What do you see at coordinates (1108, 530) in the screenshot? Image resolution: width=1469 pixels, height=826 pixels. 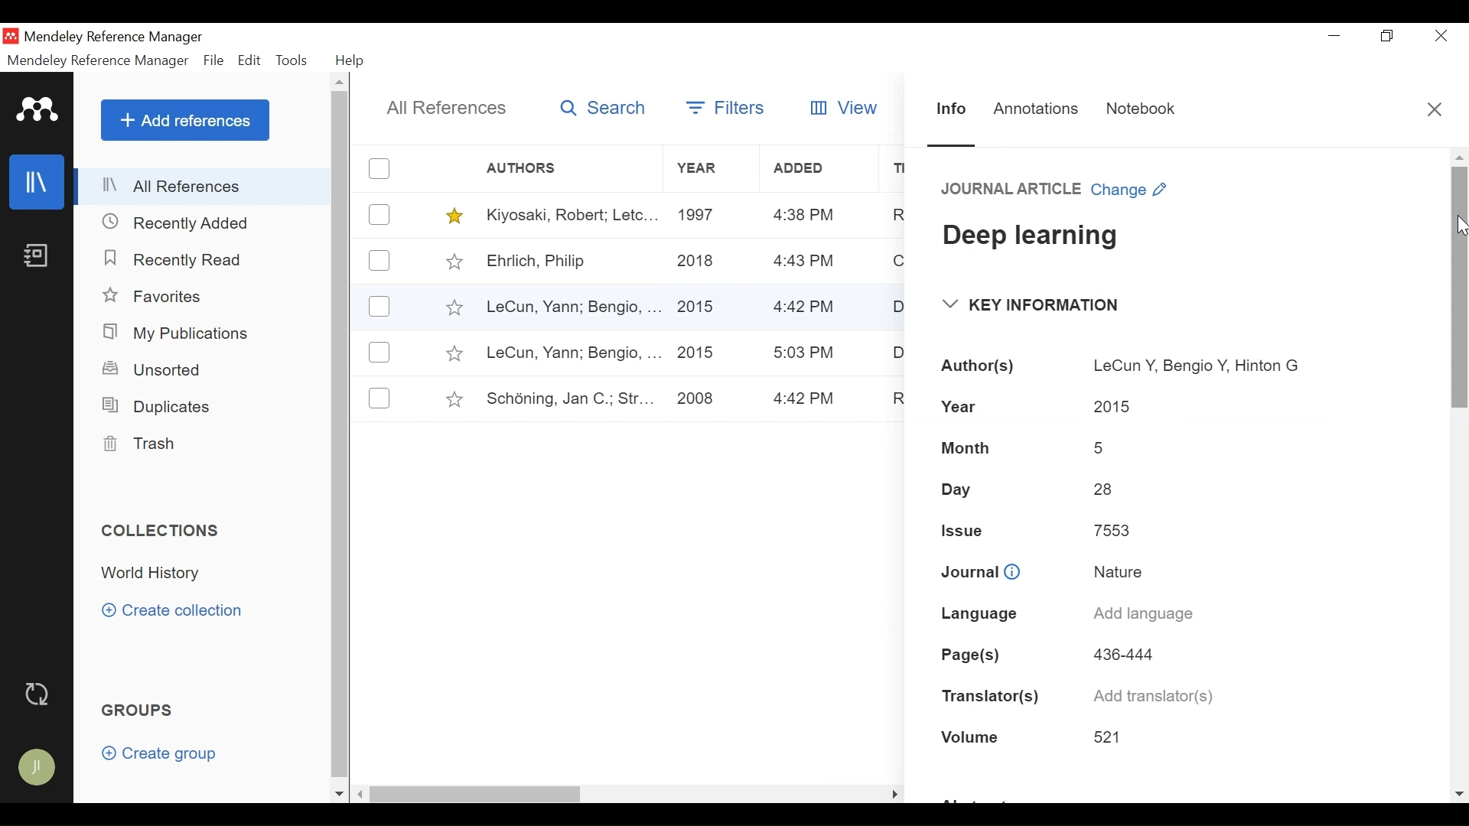 I see `7553` at bounding box center [1108, 530].